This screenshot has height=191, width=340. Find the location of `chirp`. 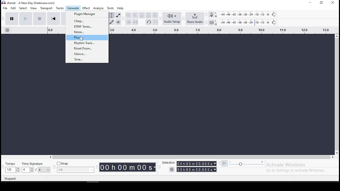

chirp is located at coordinates (87, 21).